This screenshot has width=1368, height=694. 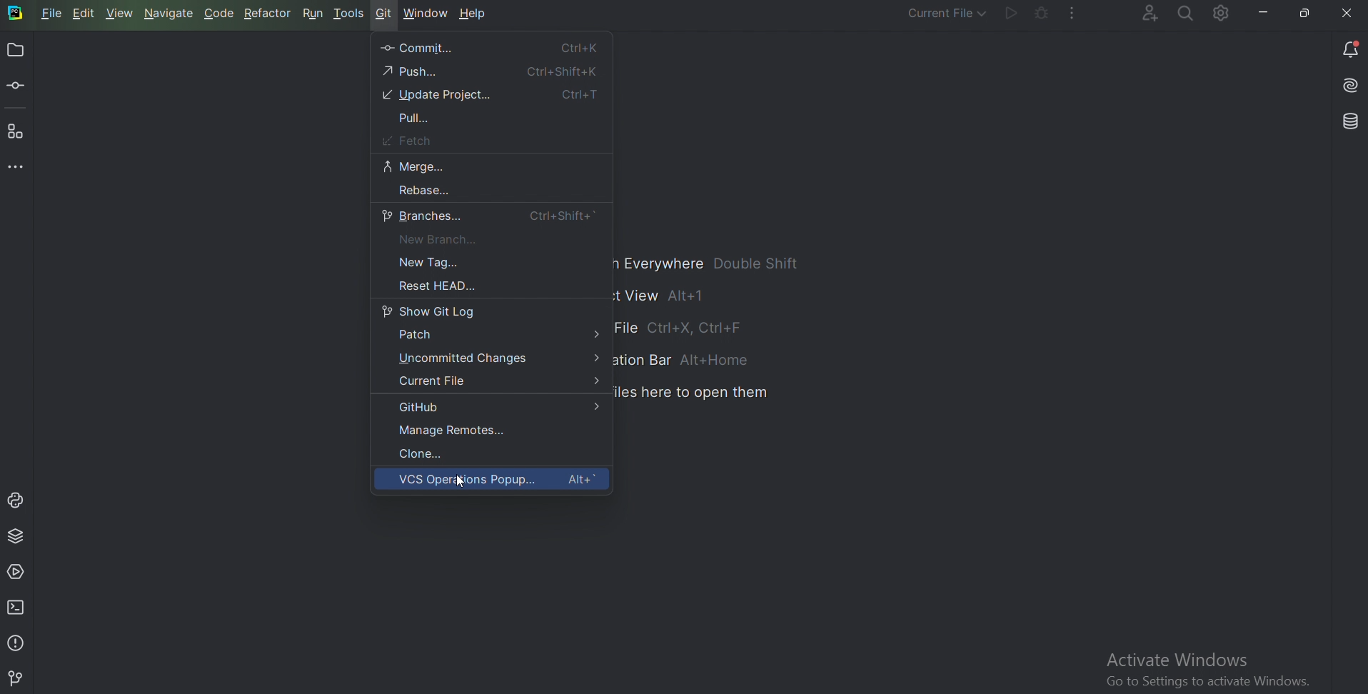 I want to click on Git, so click(x=384, y=14).